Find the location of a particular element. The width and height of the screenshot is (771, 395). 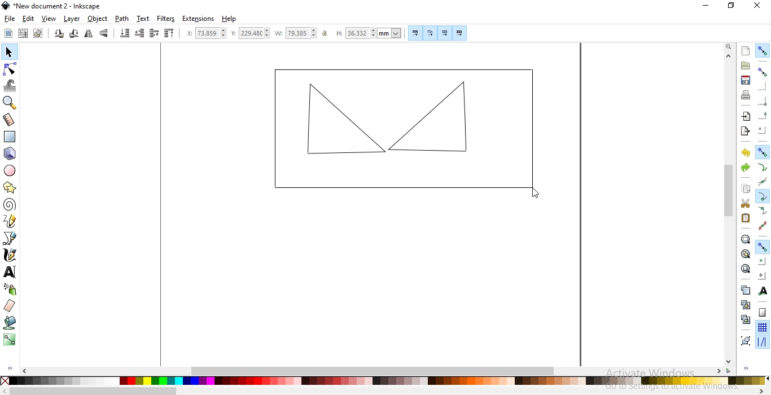

snap other points  is located at coordinates (762, 247).